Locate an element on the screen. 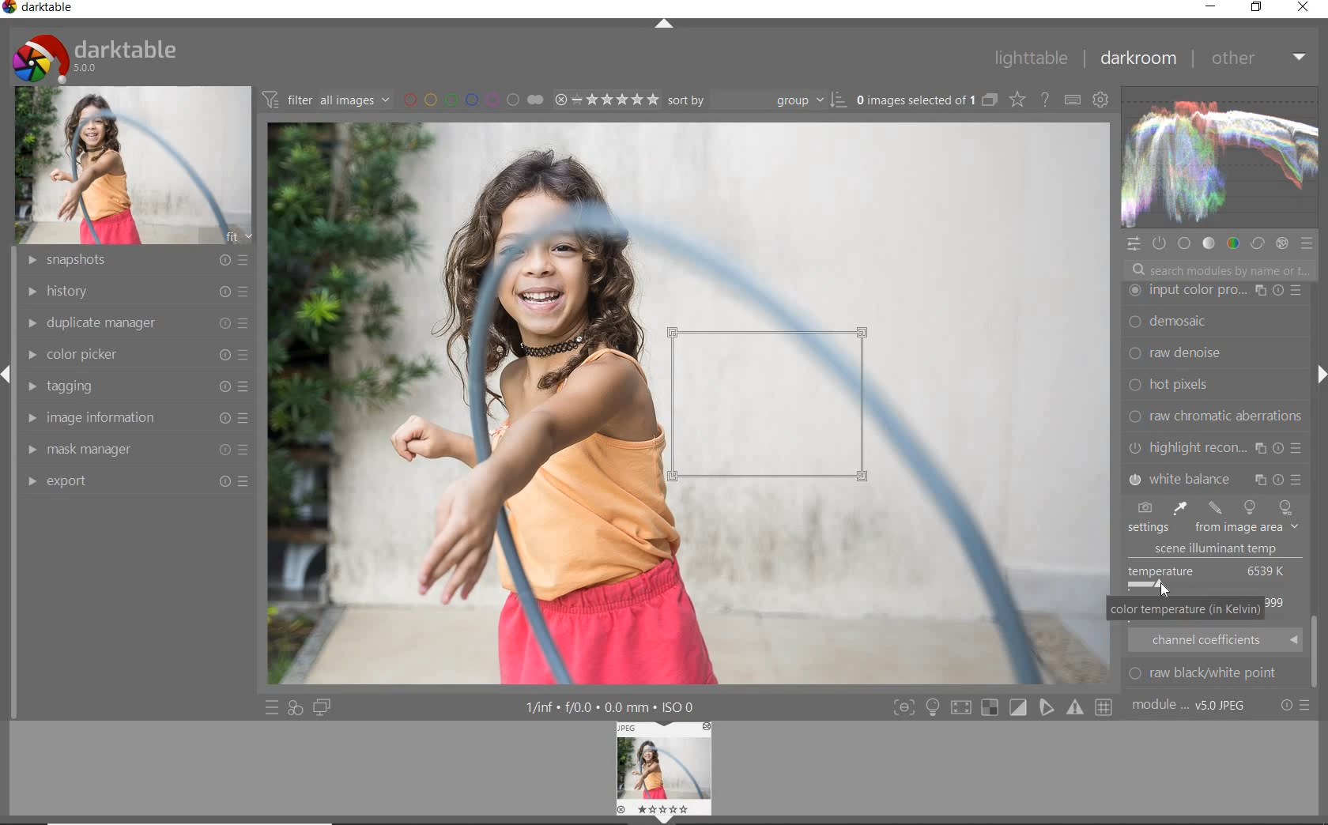 This screenshot has width=1328, height=825. show global preference is located at coordinates (1101, 101).